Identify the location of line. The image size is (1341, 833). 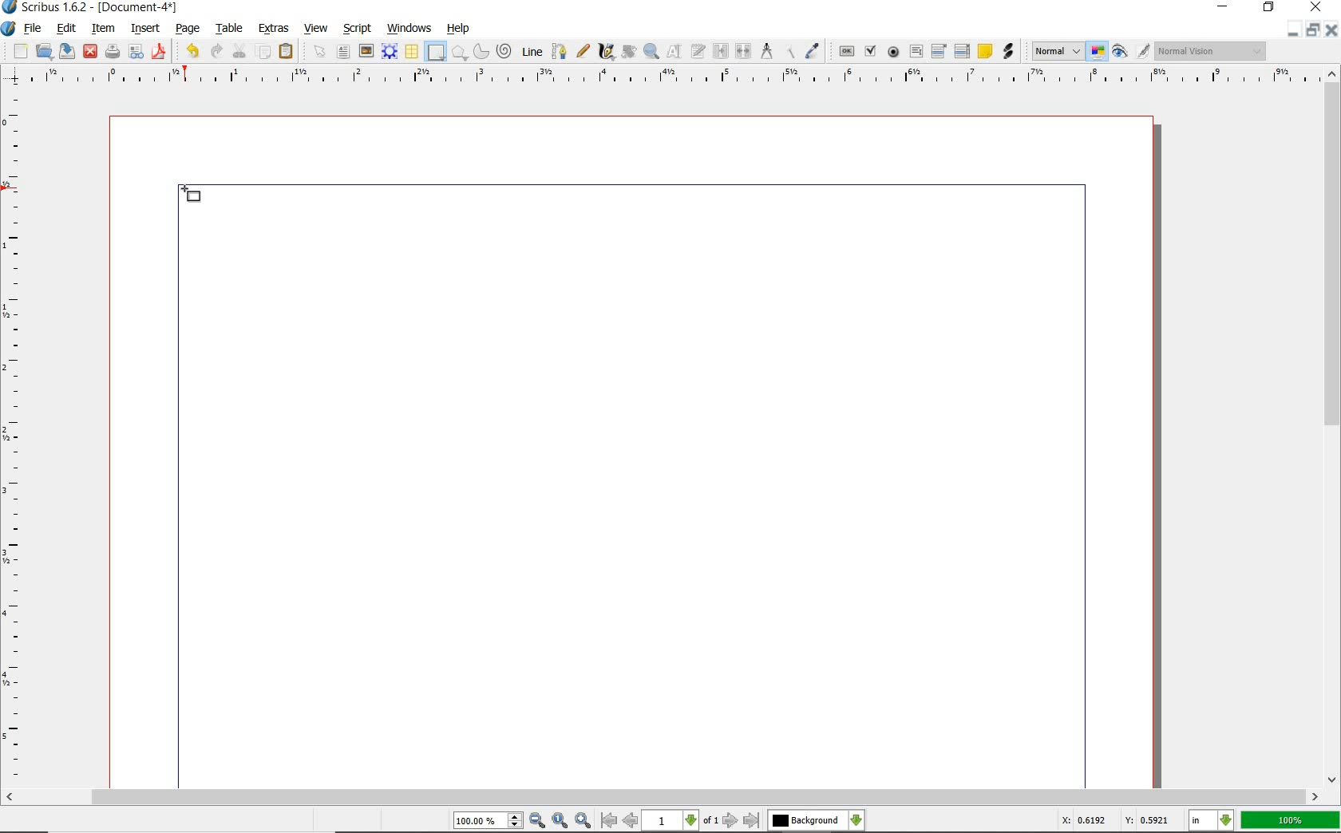
(532, 52).